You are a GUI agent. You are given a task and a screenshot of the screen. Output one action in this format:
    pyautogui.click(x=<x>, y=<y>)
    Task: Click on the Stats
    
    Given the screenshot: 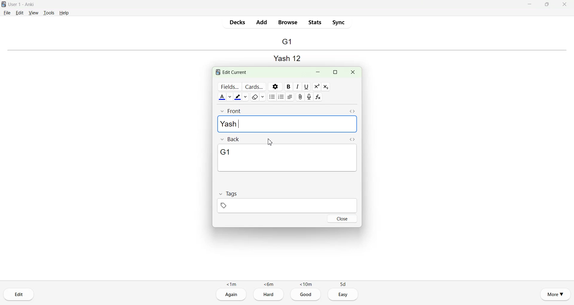 What is the action you would take?
    pyautogui.click(x=314, y=22)
    